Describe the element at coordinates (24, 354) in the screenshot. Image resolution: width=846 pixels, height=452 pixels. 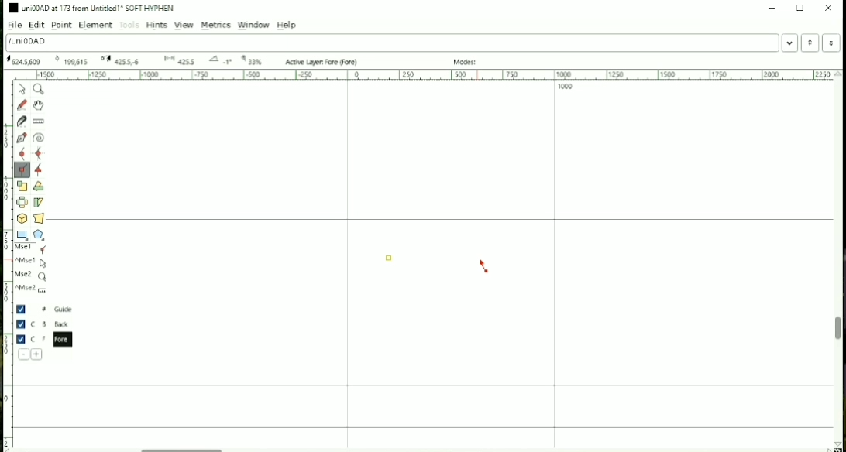
I see `Delete the current layer` at that location.